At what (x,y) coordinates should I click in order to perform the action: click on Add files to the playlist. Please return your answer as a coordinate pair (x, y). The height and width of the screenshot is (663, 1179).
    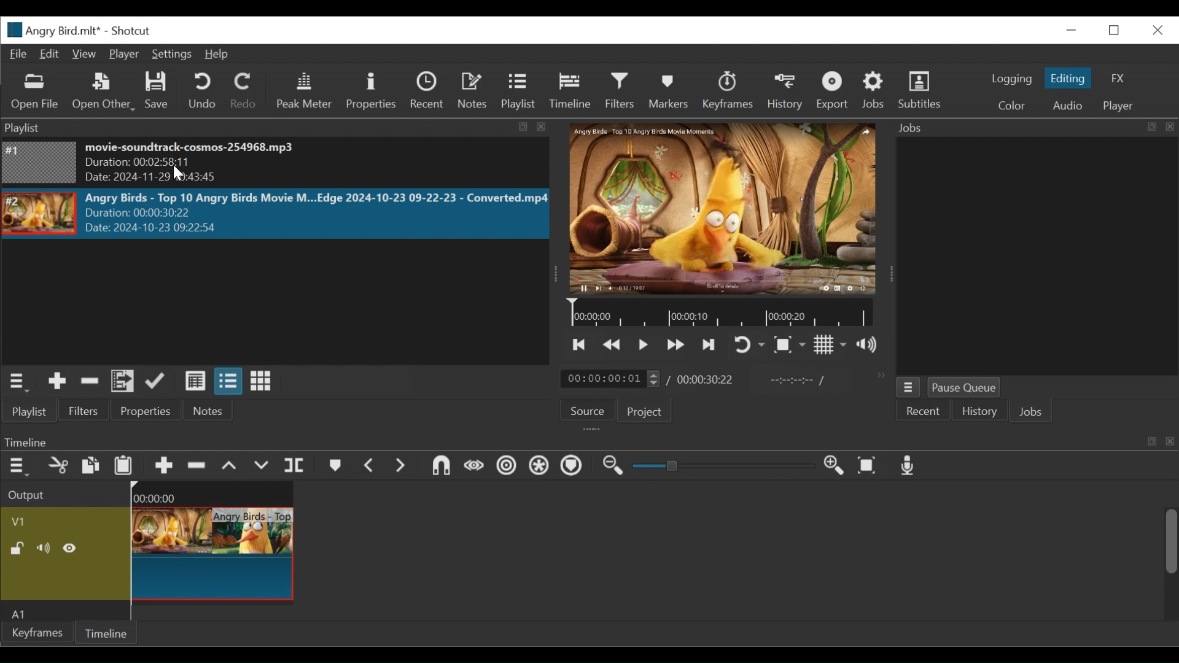
    Looking at the image, I should click on (123, 382).